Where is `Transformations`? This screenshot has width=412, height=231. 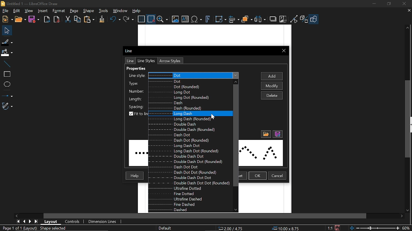
Transformations is located at coordinates (221, 20).